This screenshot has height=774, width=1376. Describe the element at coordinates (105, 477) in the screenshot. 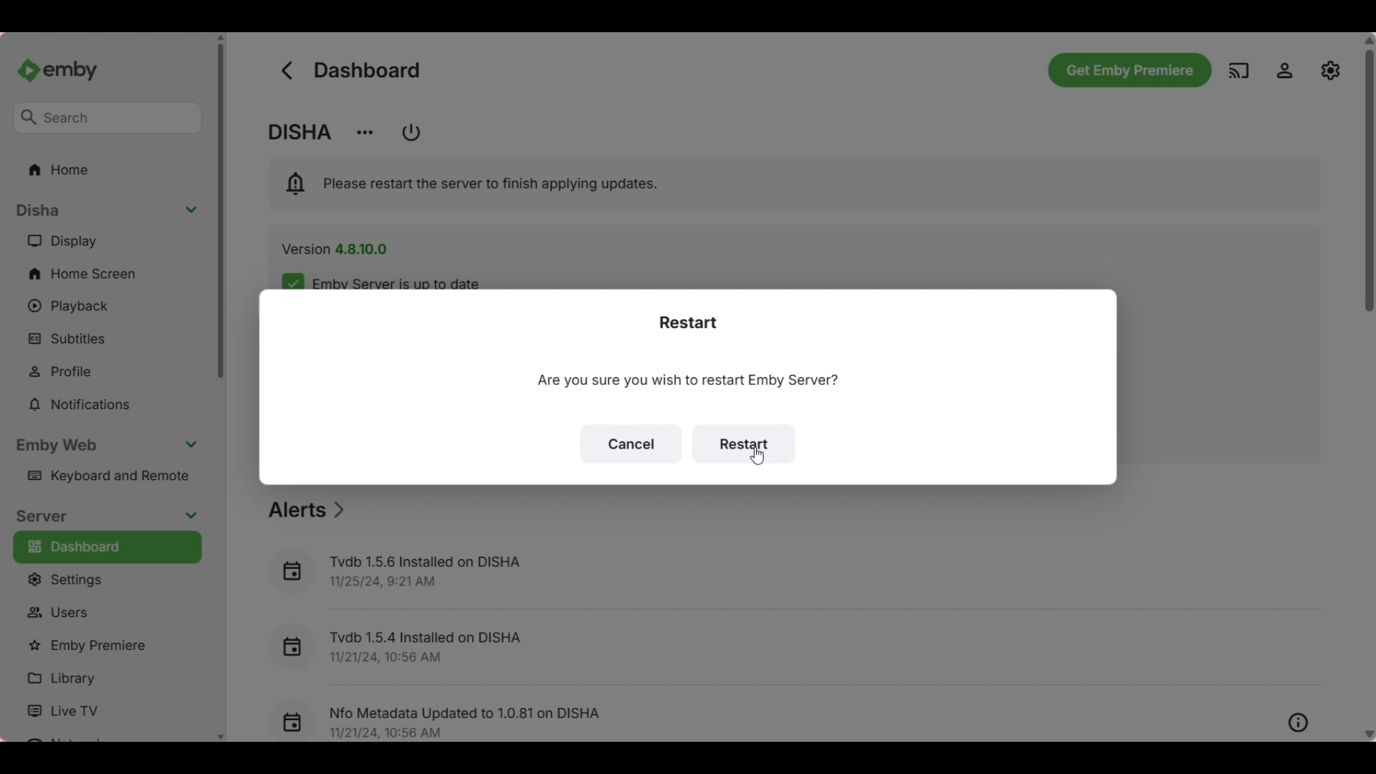

I see `Keyboard and remote` at that location.